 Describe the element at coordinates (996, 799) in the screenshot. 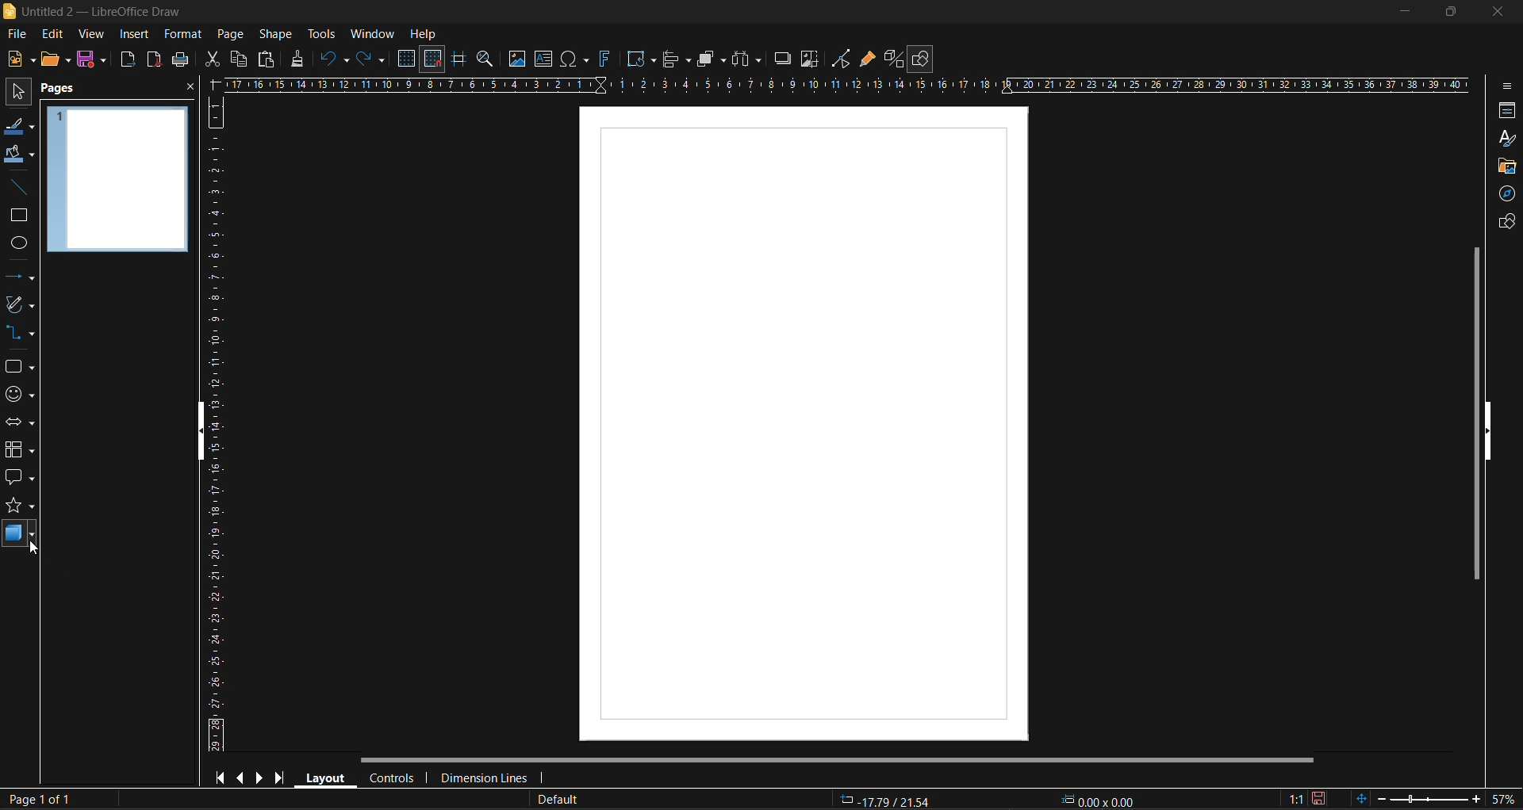

I see `coordinates` at that location.